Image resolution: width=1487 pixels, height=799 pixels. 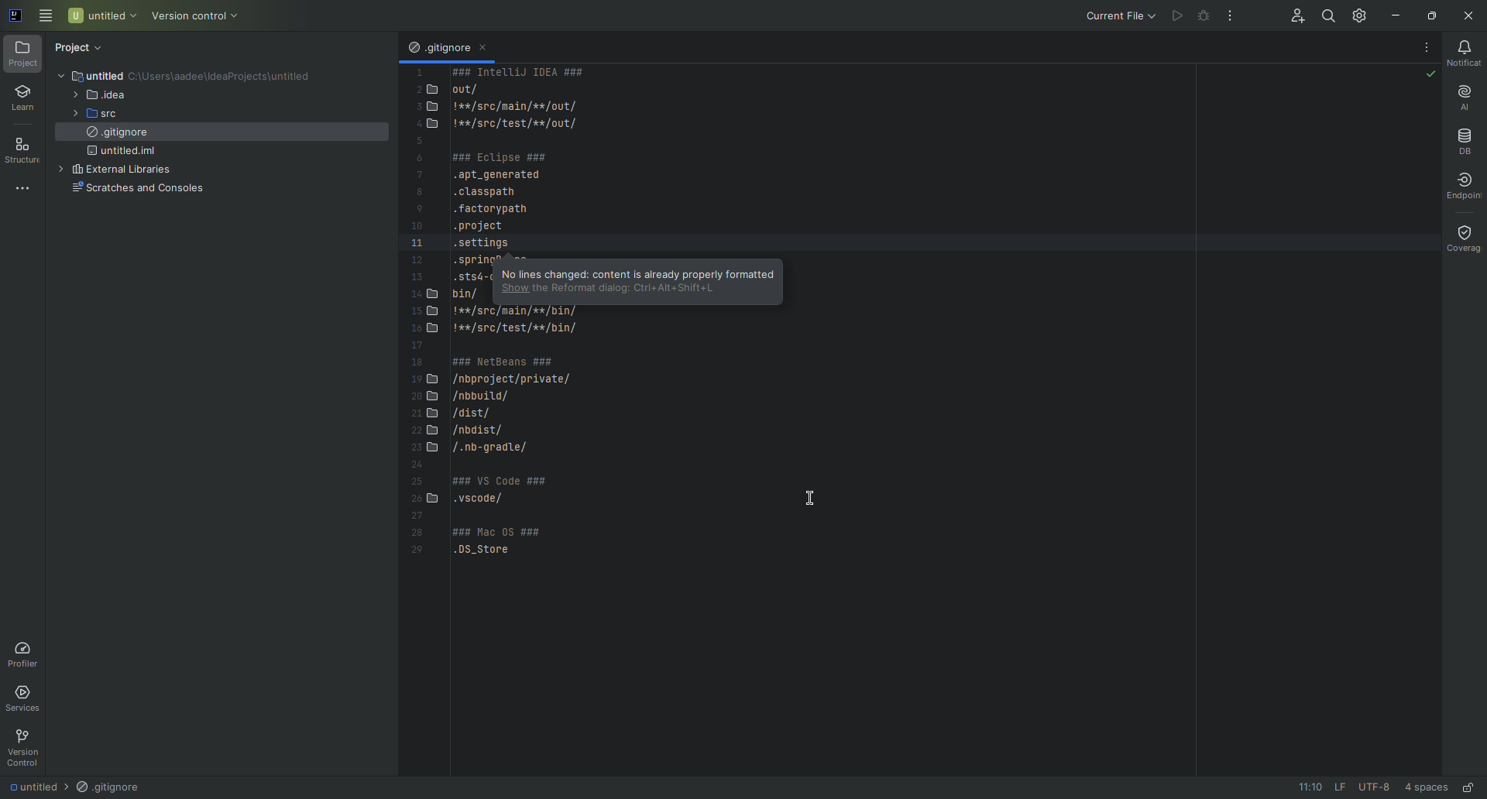 What do you see at coordinates (26, 149) in the screenshot?
I see `Structure` at bounding box center [26, 149].